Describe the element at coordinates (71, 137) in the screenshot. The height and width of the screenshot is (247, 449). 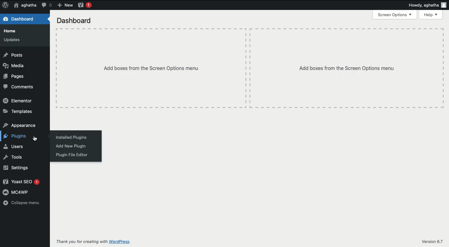
I see `Installed plugins` at that location.